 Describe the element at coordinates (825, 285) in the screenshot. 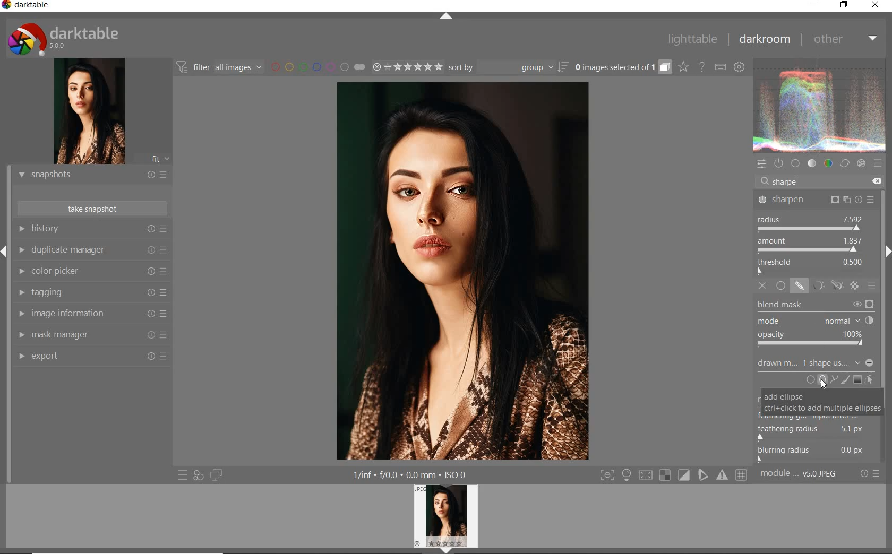

I see `MASK MODES` at that location.